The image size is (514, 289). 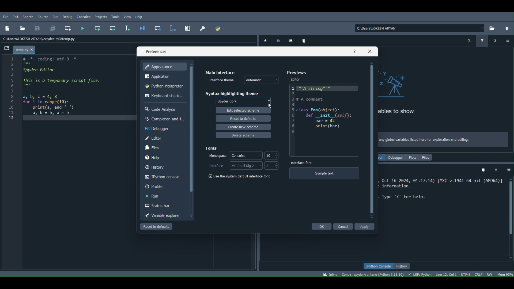 I want to click on Consoles, so click(x=246, y=155).